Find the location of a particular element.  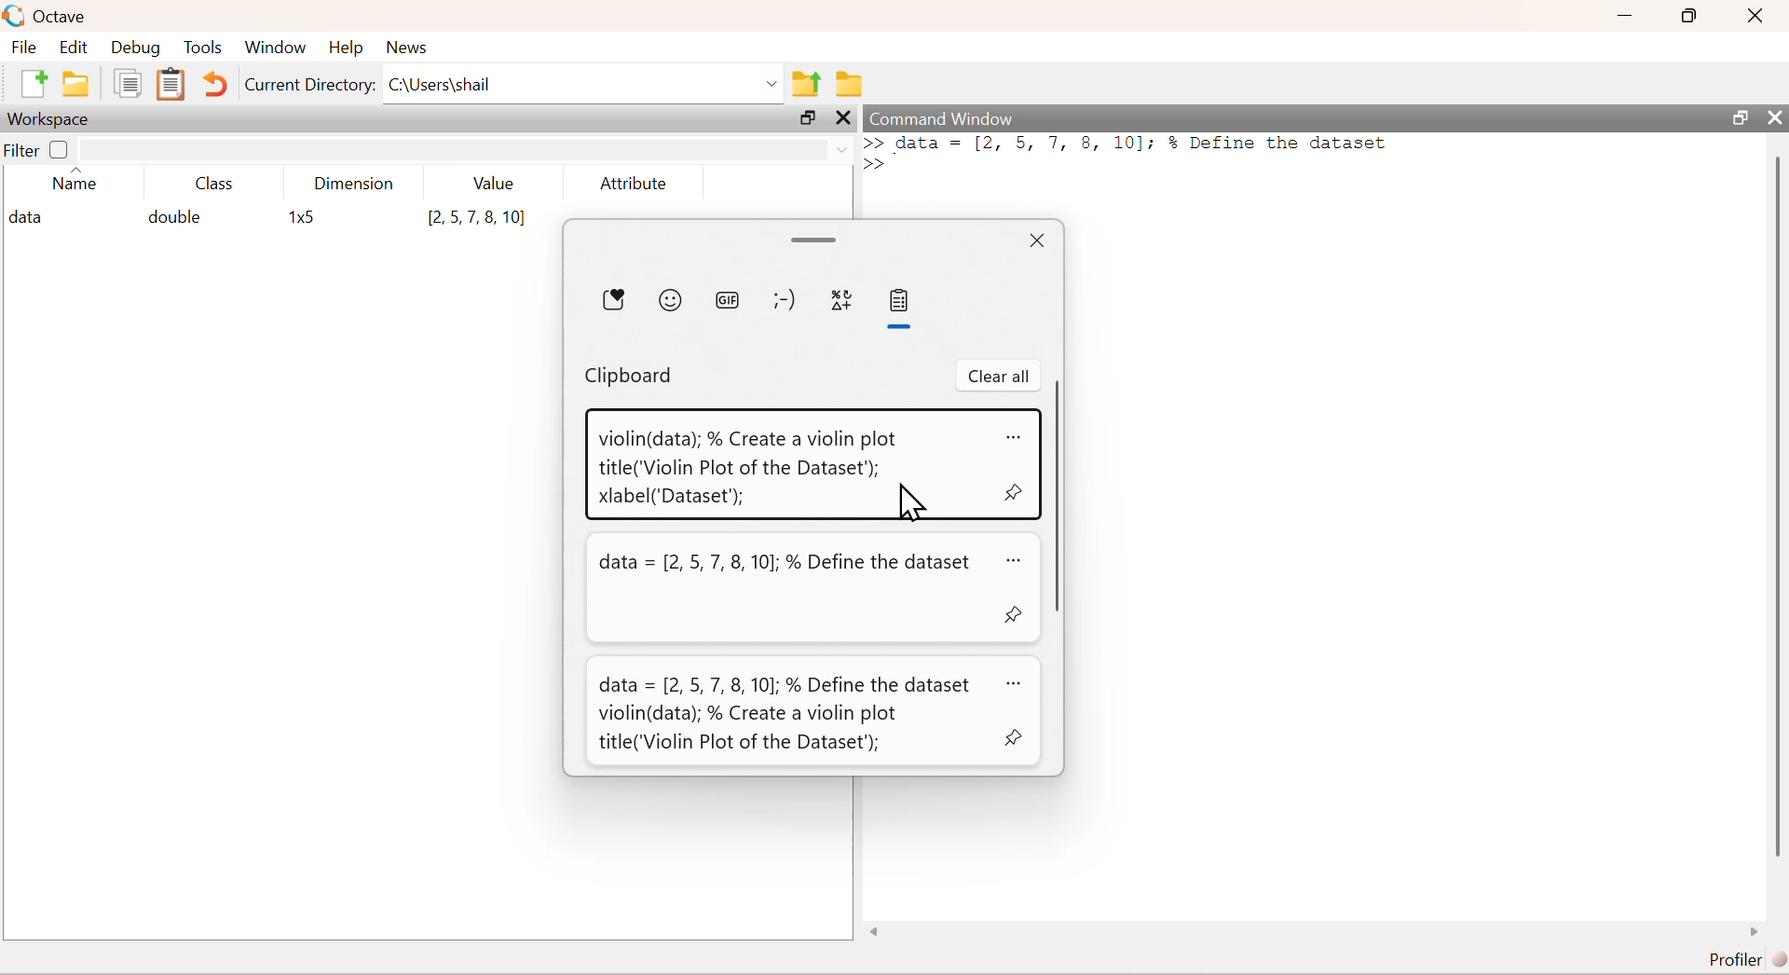

Current Directory: is located at coordinates (310, 86).